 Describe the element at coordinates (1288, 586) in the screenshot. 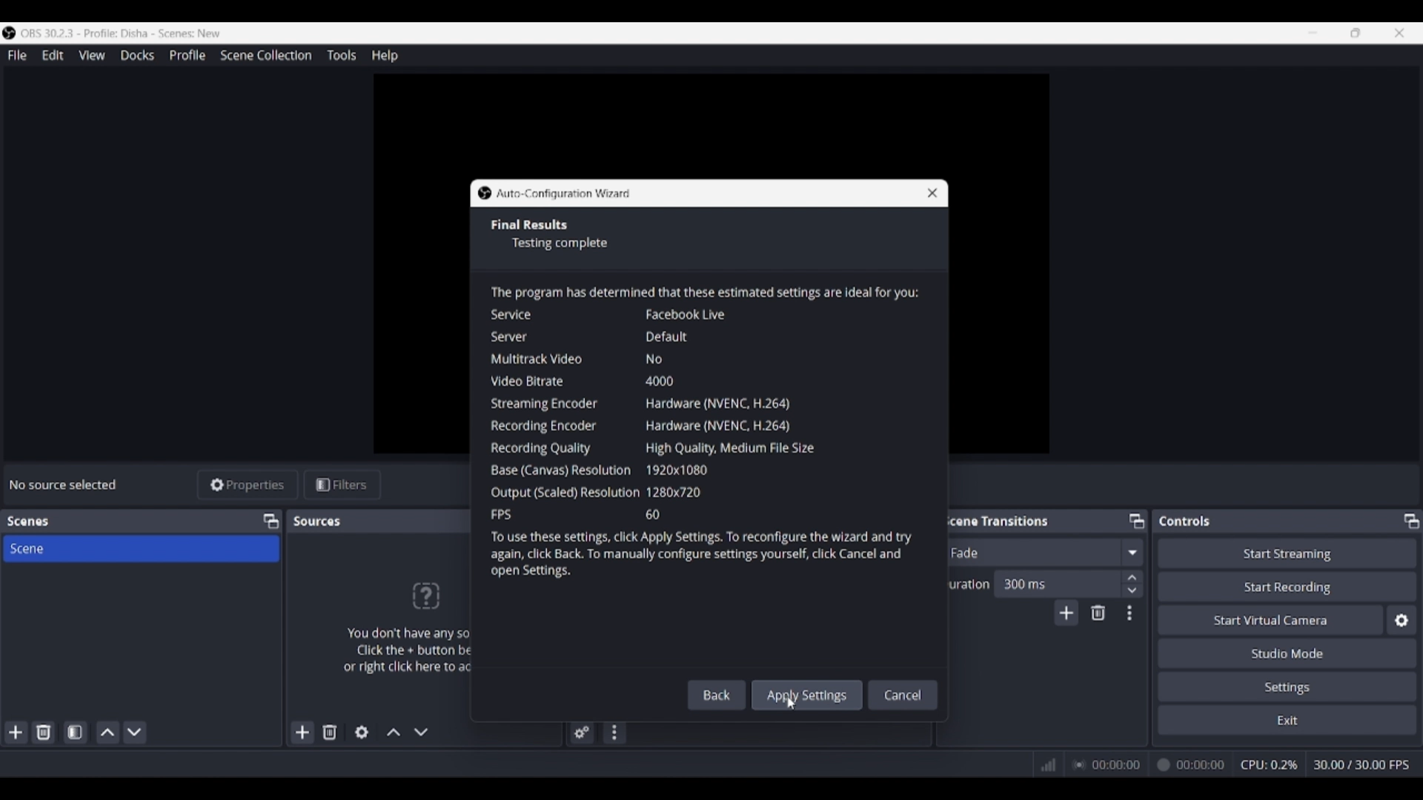

I see `Start recording` at that location.